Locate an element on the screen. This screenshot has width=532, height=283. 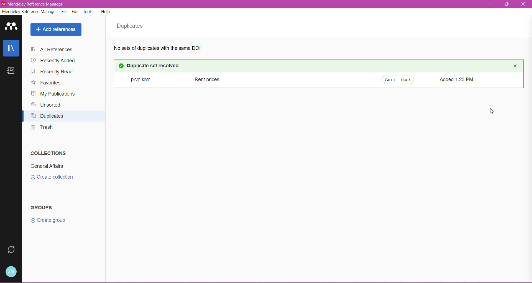
Duplicate set resolved is located at coordinates (158, 65).